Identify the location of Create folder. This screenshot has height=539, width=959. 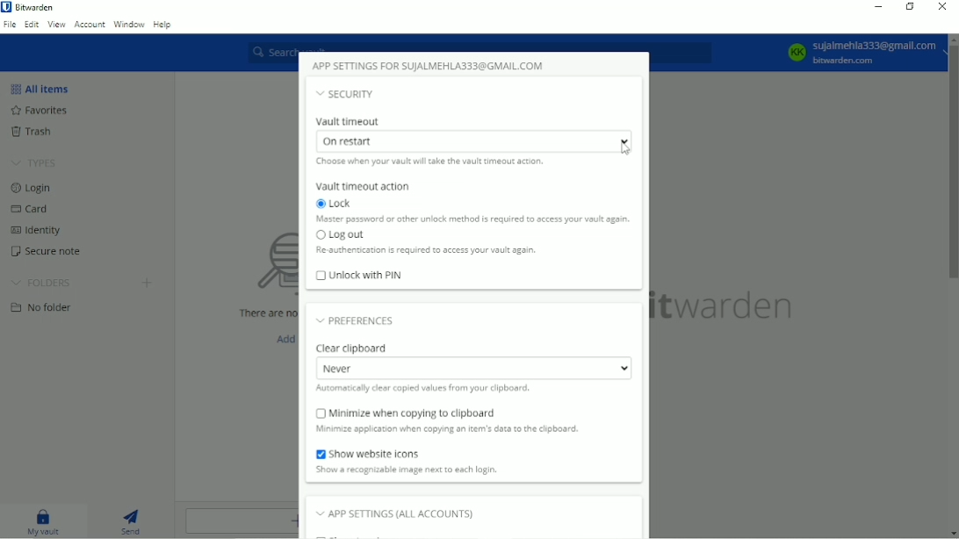
(148, 283).